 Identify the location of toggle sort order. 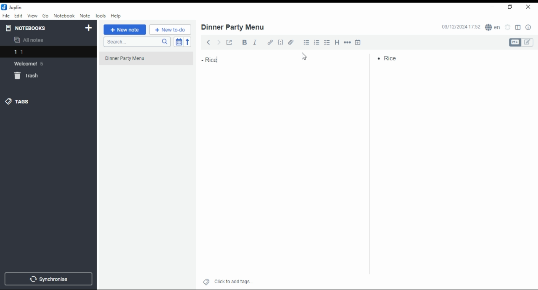
(178, 41).